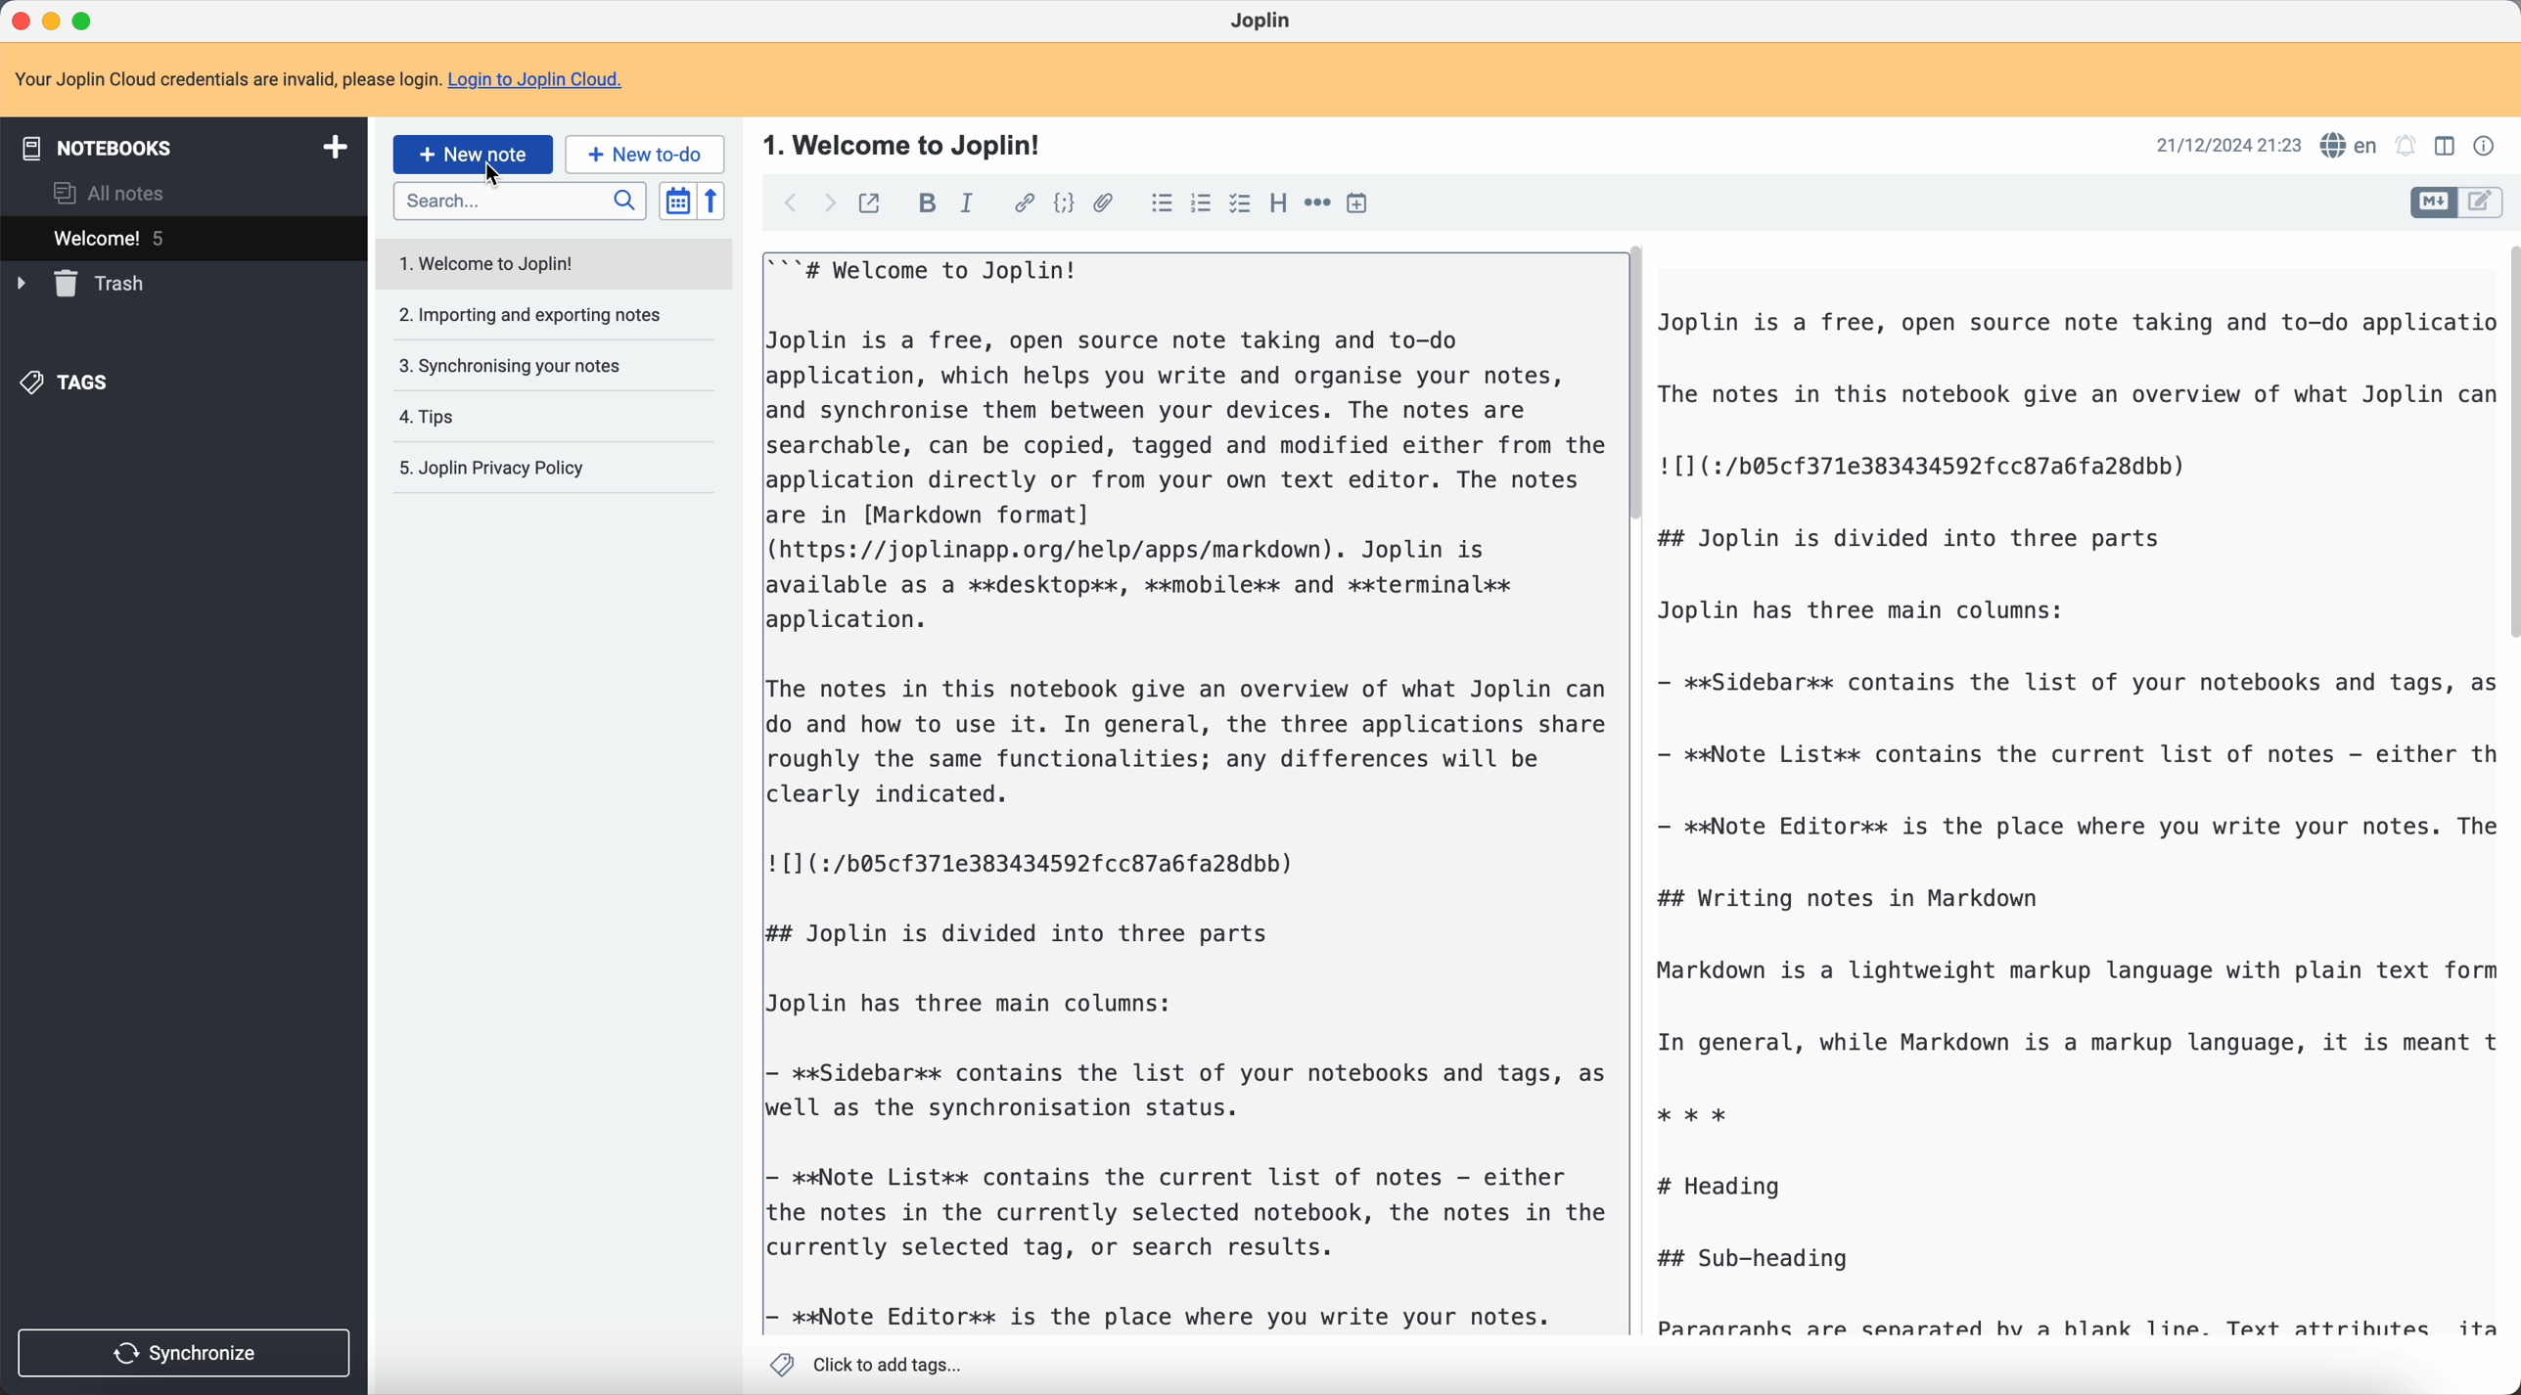  I want to click on note, so click(318, 75).